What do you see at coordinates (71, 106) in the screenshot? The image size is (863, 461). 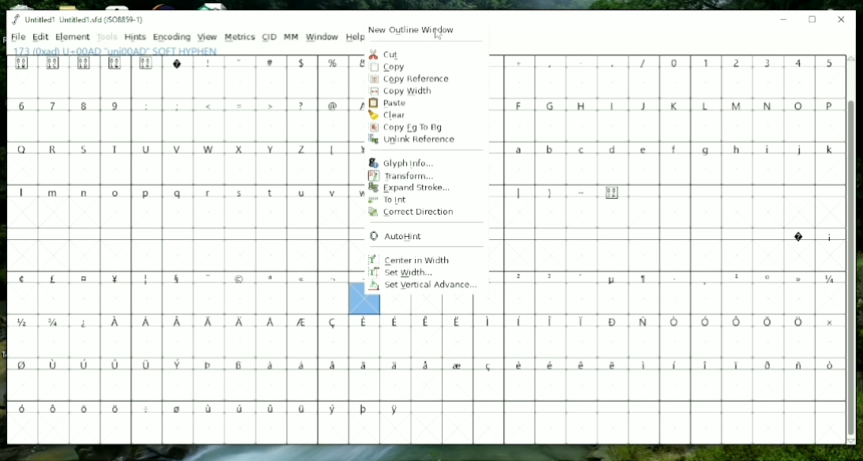 I see `Numbers` at bounding box center [71, 106].